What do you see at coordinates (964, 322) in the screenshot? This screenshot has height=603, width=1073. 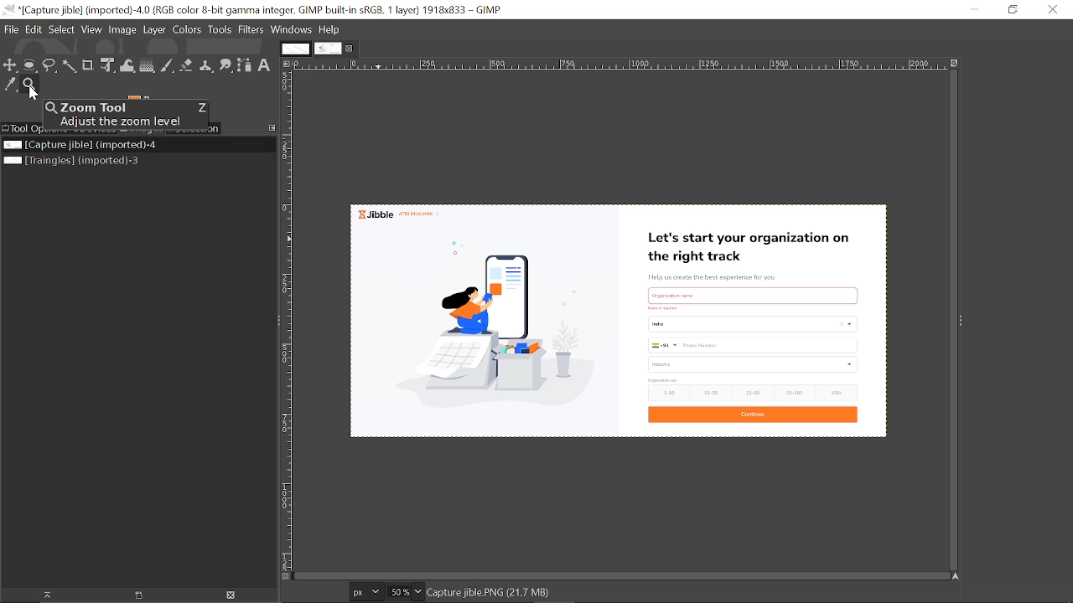 I see `Sidebar menu` at bounding box center [964, 322].